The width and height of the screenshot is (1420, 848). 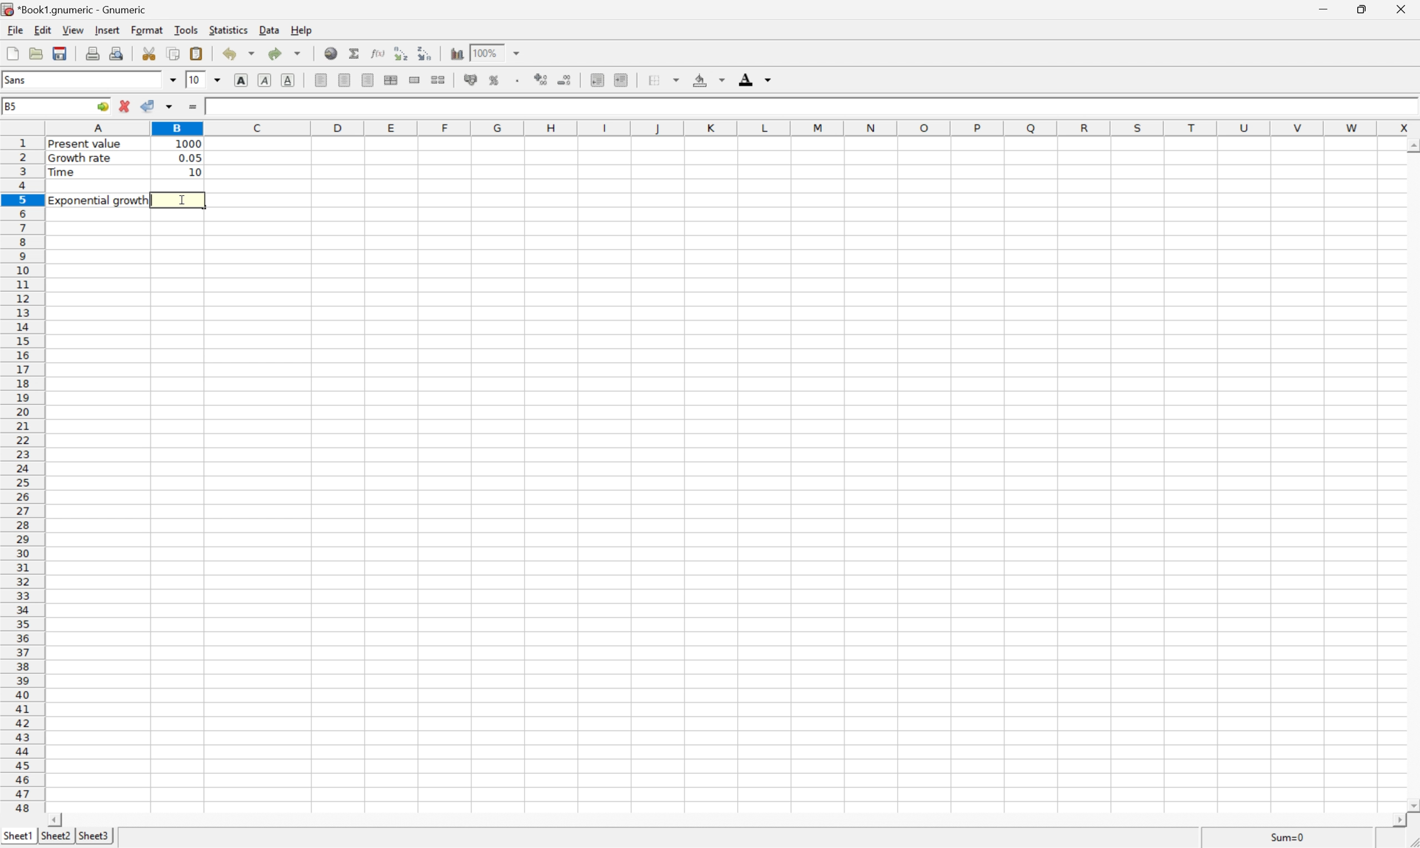 What do you see at coordinates (13, 31) in the screenshot?
I see `File` at bounding box center [13, 31].